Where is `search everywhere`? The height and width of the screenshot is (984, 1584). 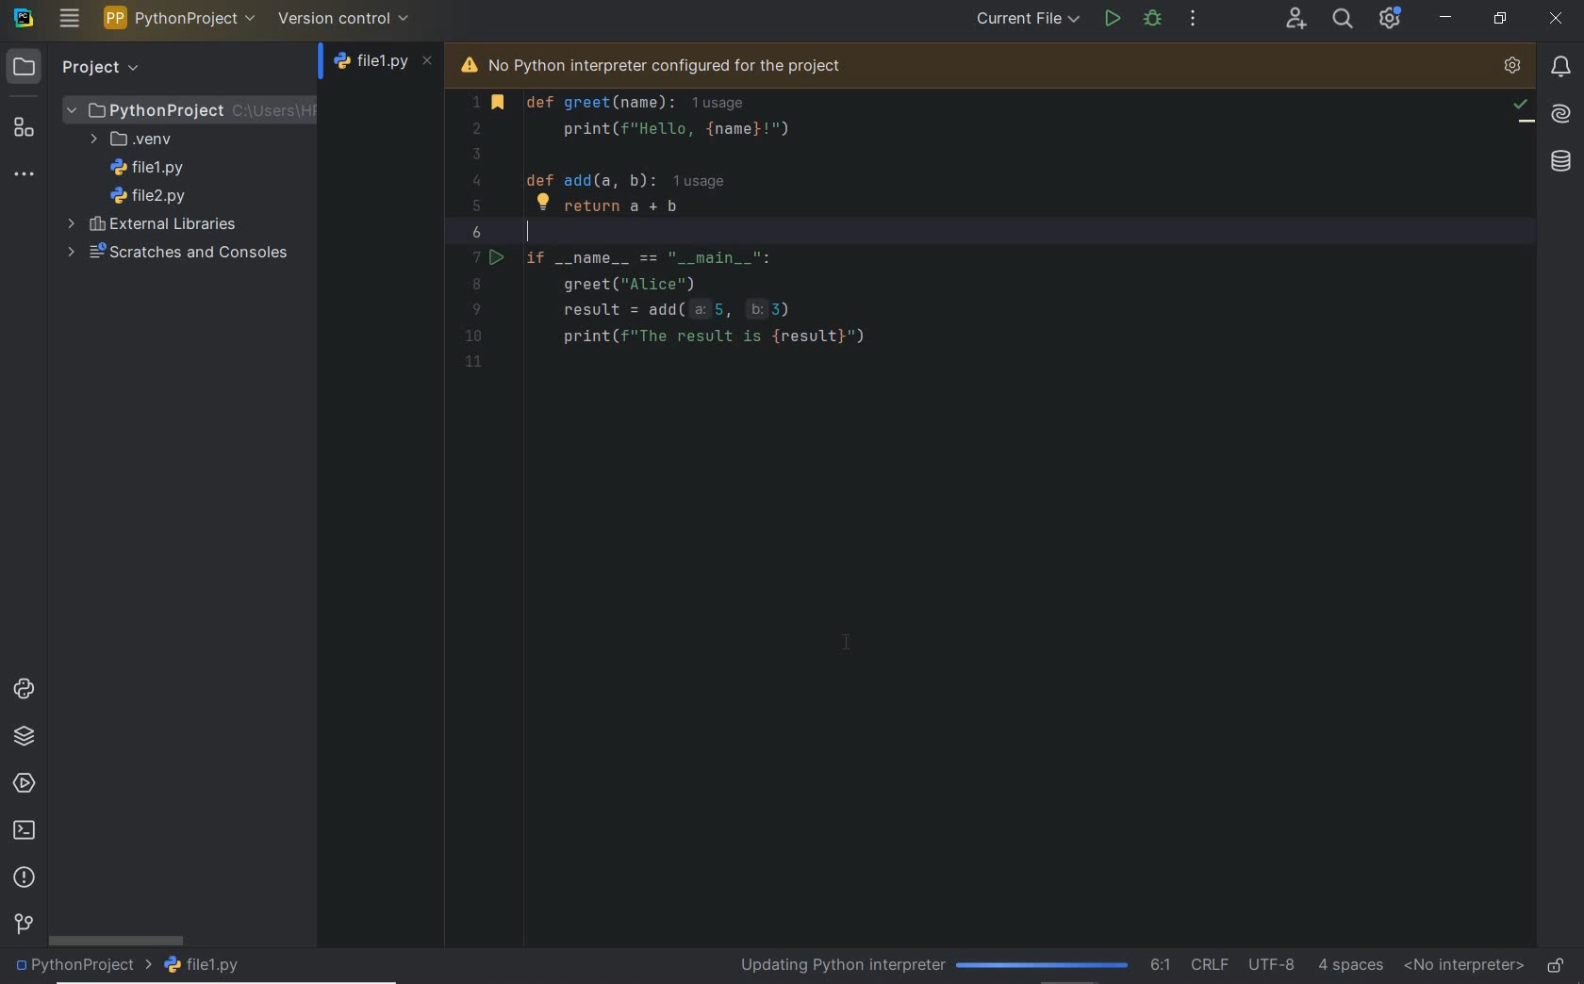
search everywhere is located at coordinates (1344, 18).